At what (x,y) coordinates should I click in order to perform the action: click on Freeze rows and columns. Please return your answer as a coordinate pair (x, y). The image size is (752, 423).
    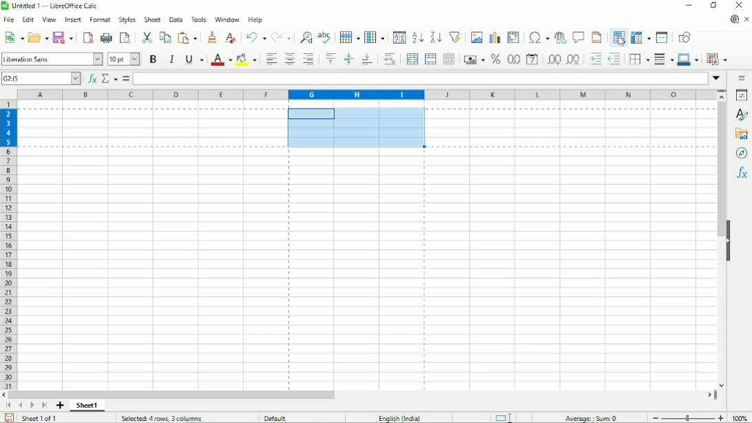
    Looking at the image, I should click on (640, 37).